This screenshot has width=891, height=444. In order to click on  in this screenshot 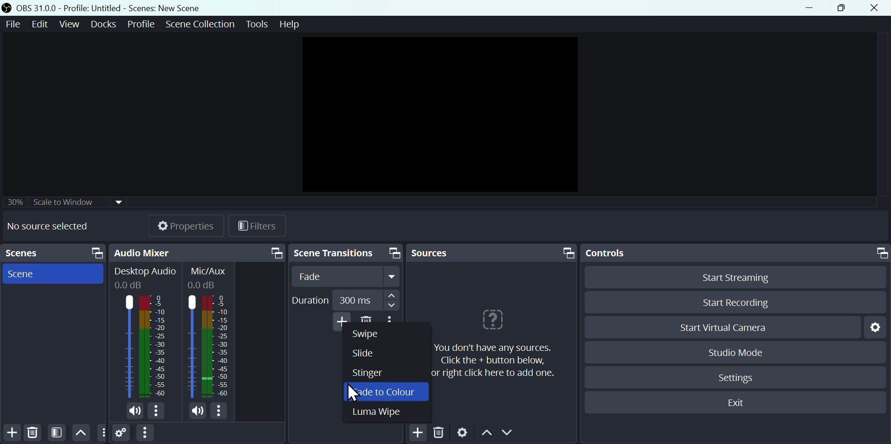, I will do `click(66, 199)`.